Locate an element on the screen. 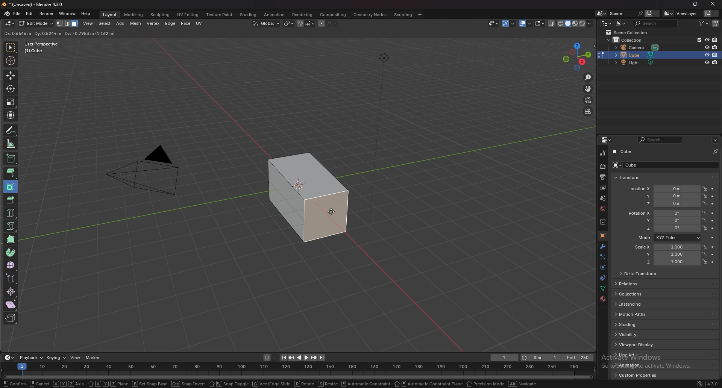  animate property is located at coordinates (713, 204).